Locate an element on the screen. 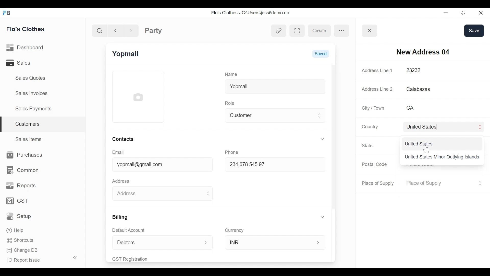 Image resolution: width=490 pixels, height=276 pixels. Yopmail is located at coordinates (275, 86).